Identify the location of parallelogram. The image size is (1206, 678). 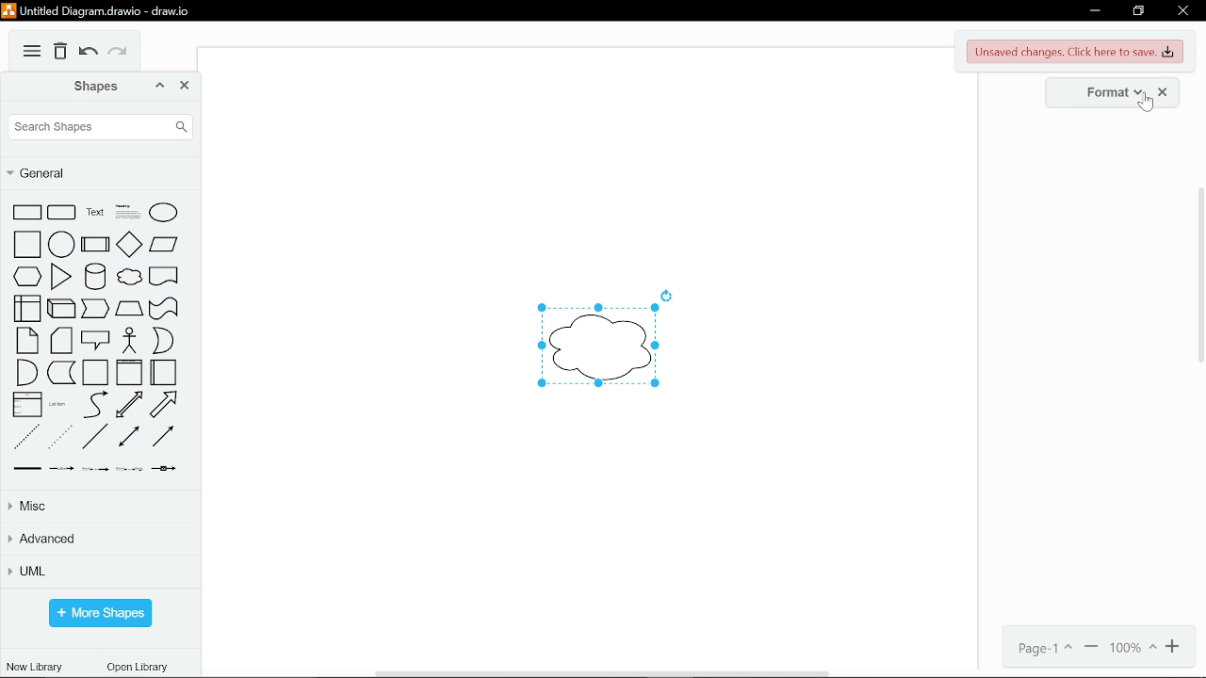
(163, 248).